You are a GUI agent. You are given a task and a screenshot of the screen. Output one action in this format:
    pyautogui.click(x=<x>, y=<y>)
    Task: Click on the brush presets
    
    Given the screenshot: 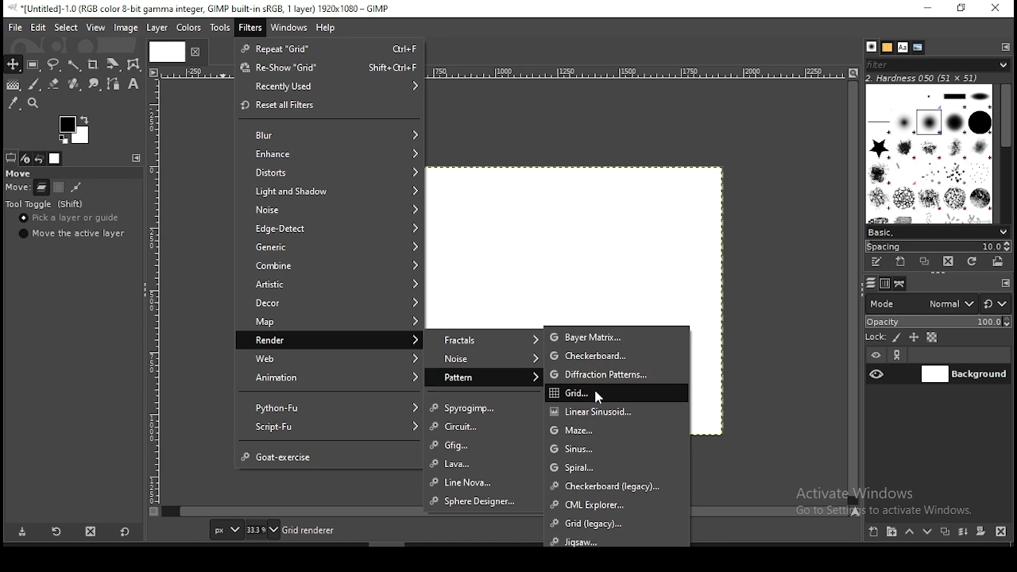 What is the action you would take?
    pyautogui.click(x=938, y=233)
    